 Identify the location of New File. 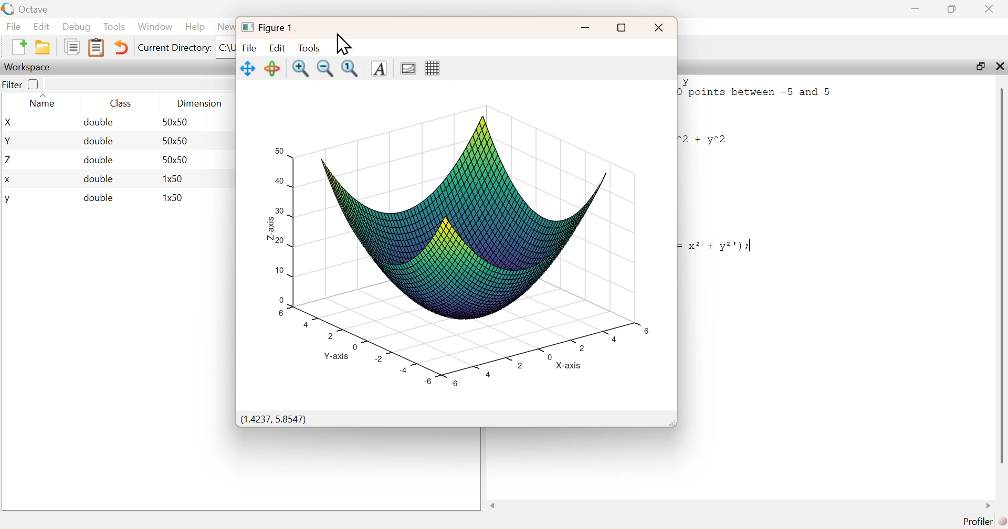
(18, 47).